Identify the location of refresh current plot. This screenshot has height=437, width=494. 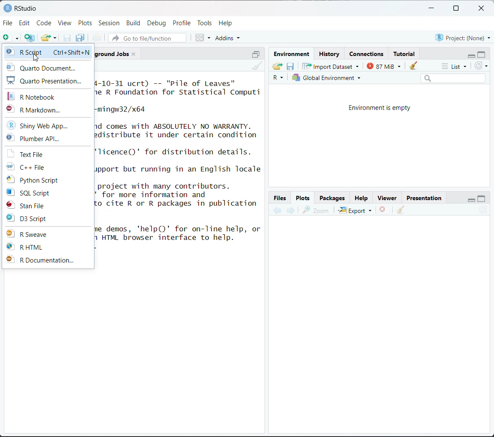
(483, 211).